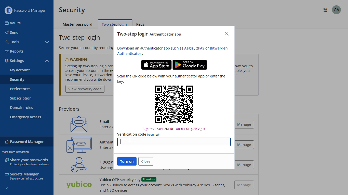 The width and height of the screenshot is (348, 195). What do you see at coordinates (14, 51) in the screenshot?
I see `reports` at bounding box center [14, 51].